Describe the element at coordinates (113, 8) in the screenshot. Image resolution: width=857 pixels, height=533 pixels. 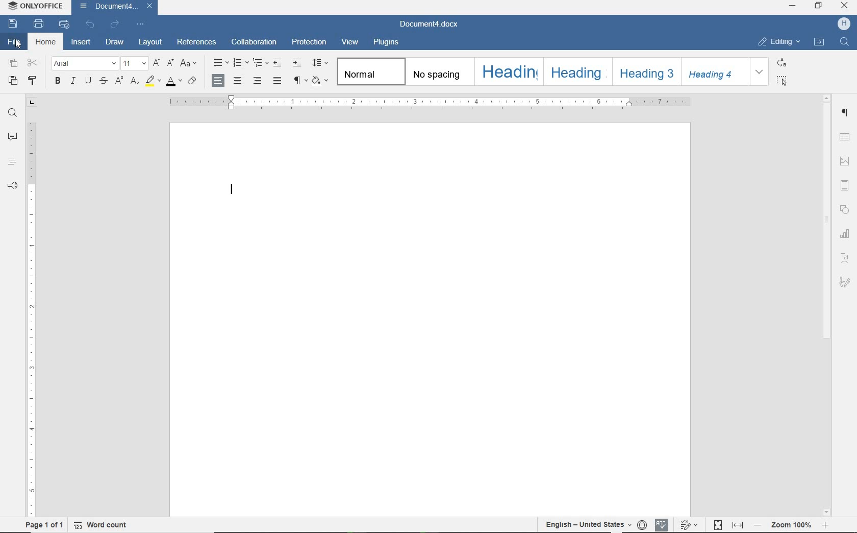
I see `Document4(document name)` at that location.